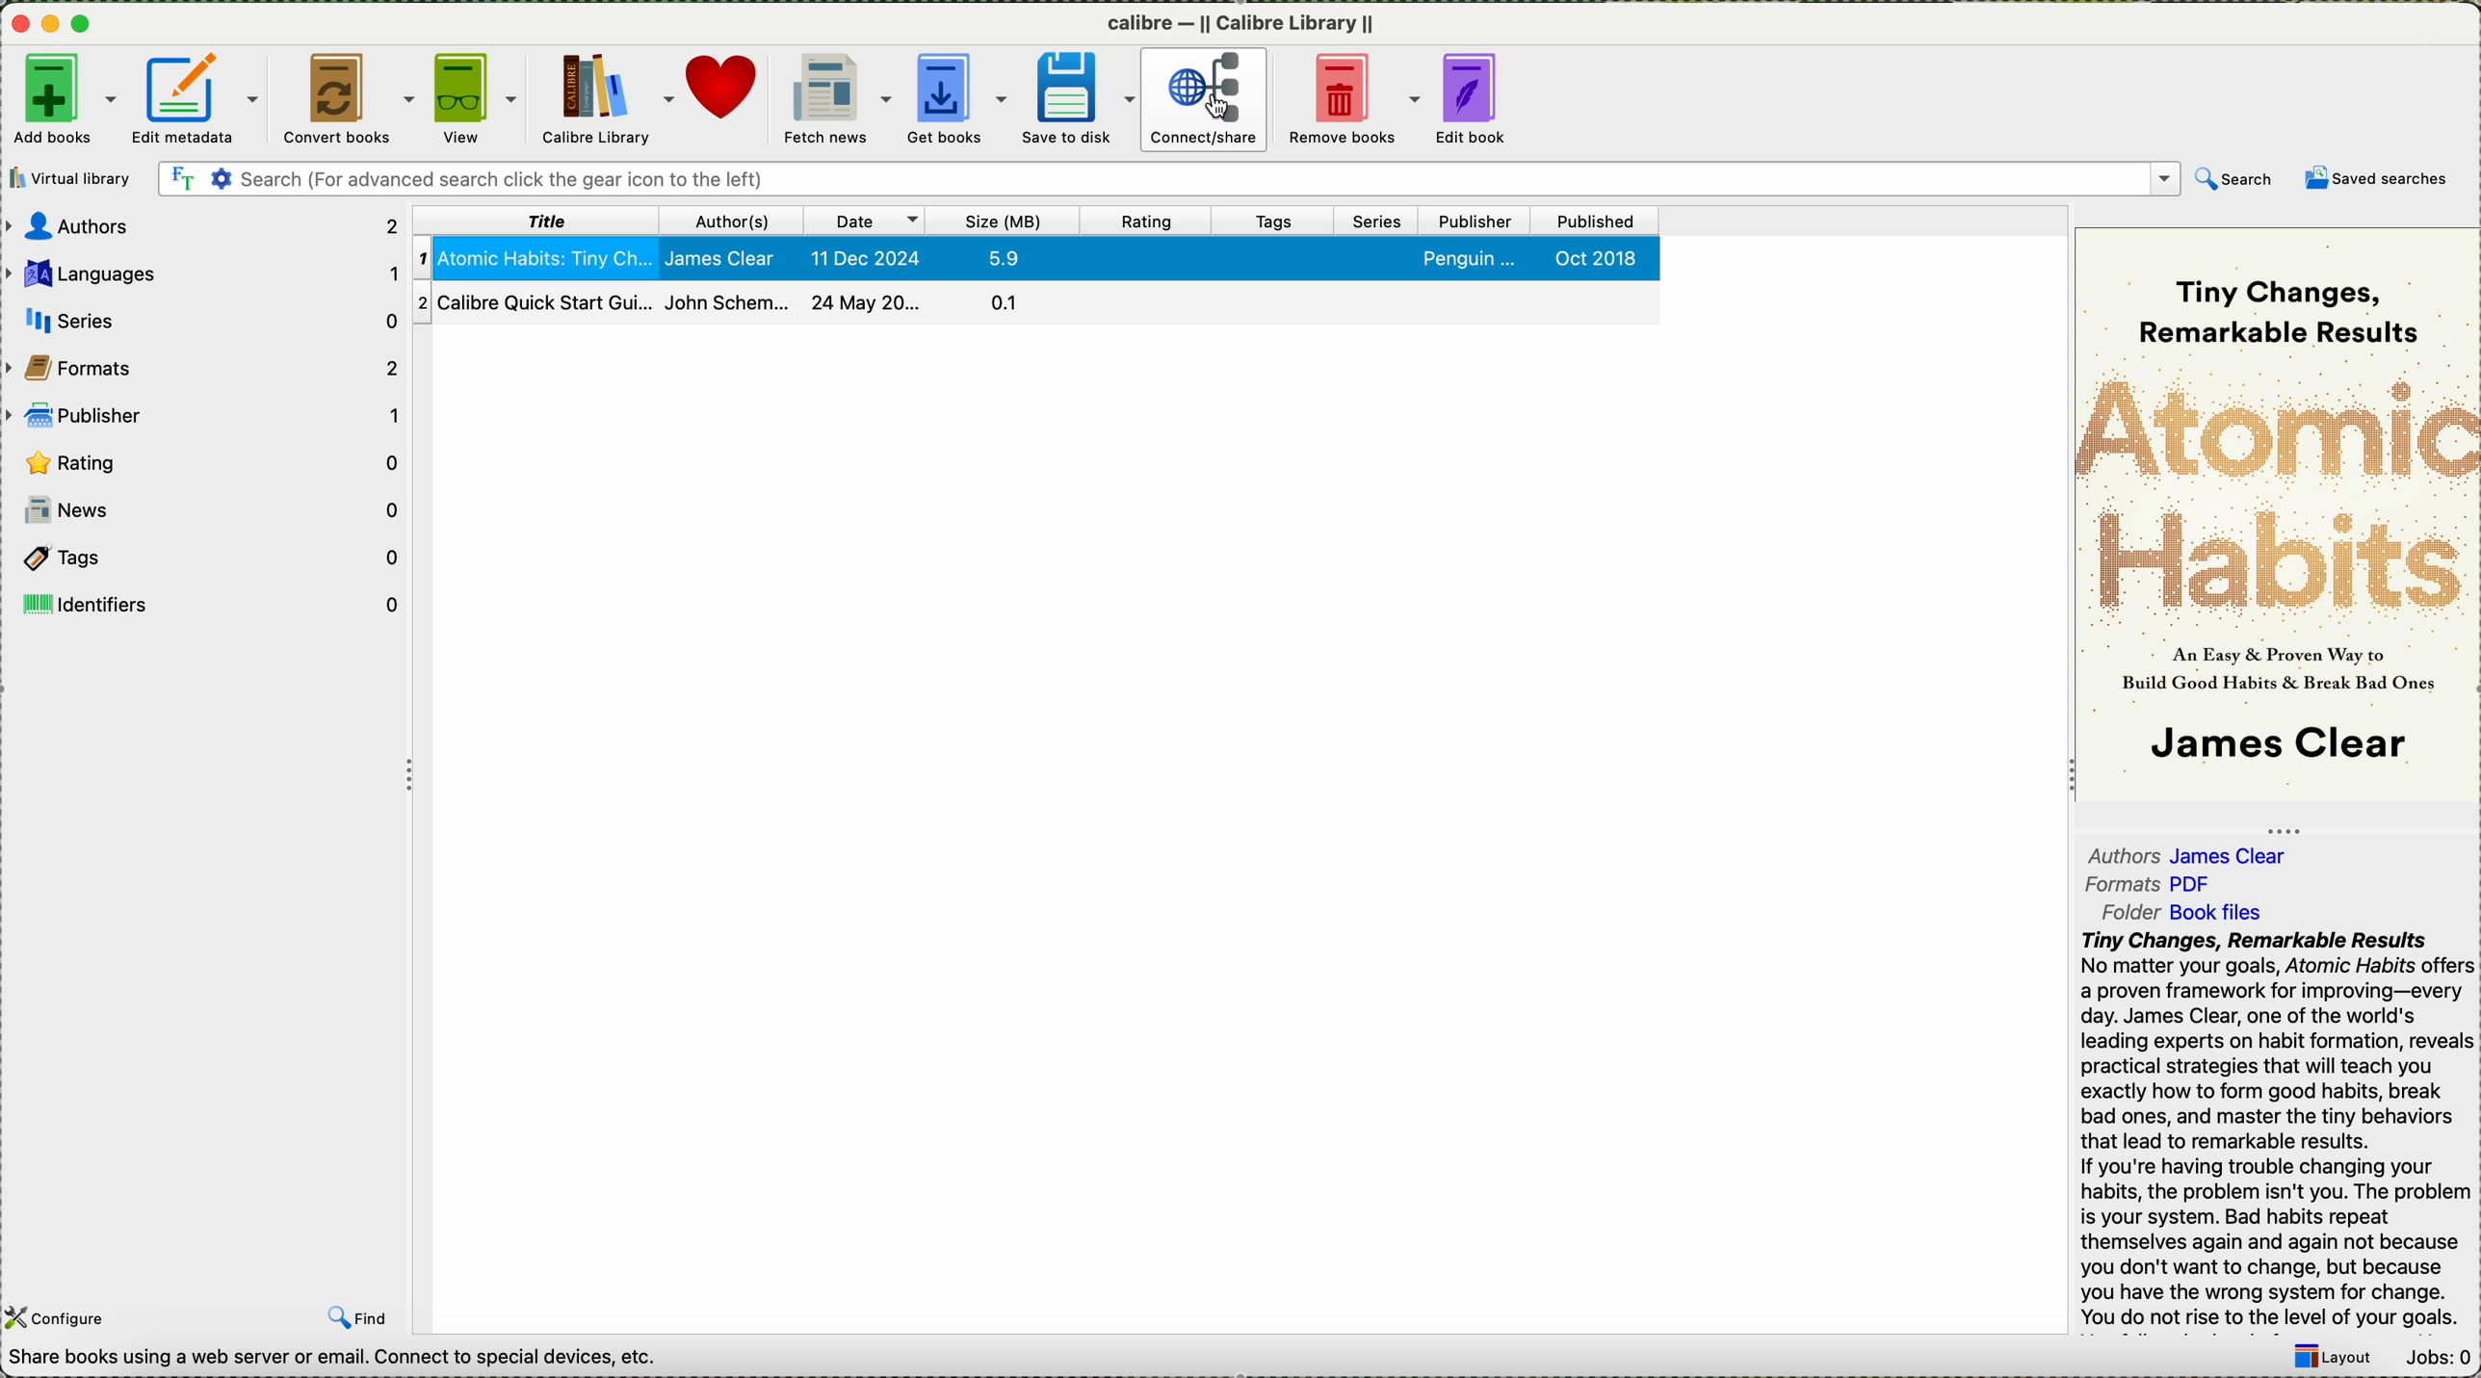  I want to click on remove books, so click(1353, 100).